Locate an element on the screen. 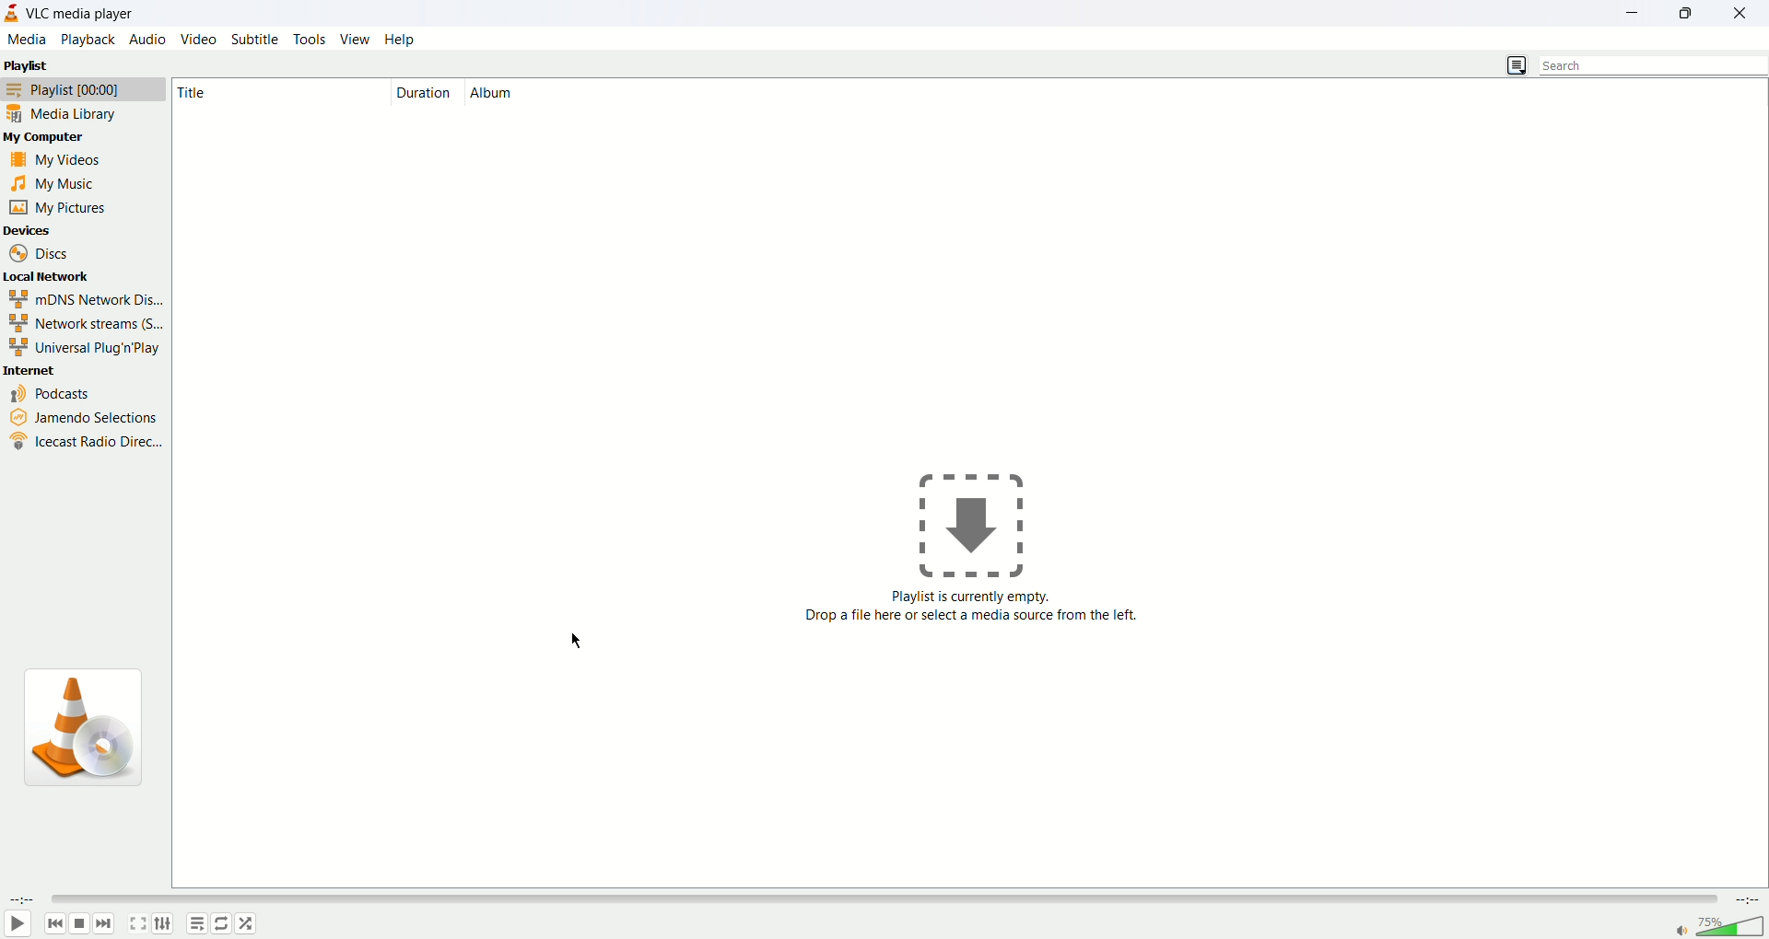 This screenshot has width=1769, height=939. playlist is located at coordinates (29, 66).